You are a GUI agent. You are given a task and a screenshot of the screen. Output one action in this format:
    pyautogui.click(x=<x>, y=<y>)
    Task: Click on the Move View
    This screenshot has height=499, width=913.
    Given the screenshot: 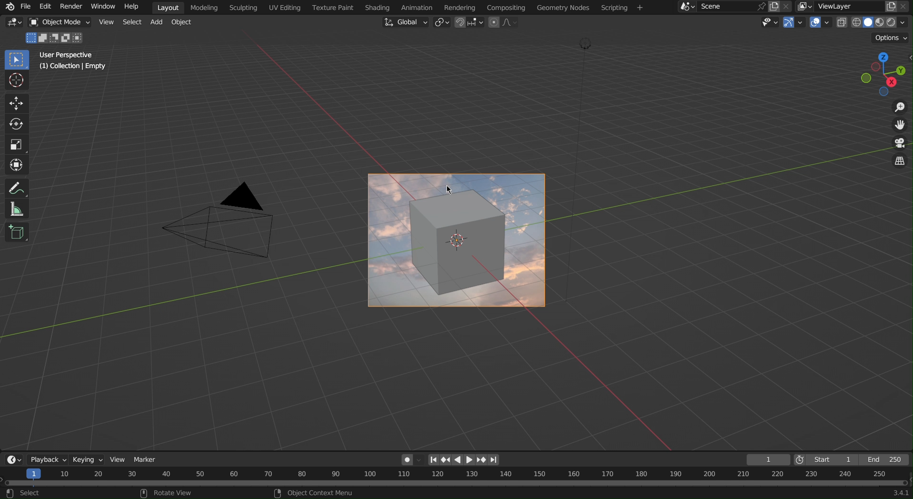 What is the action you would take?
    pyautogui.click(x=900, y=127)
    